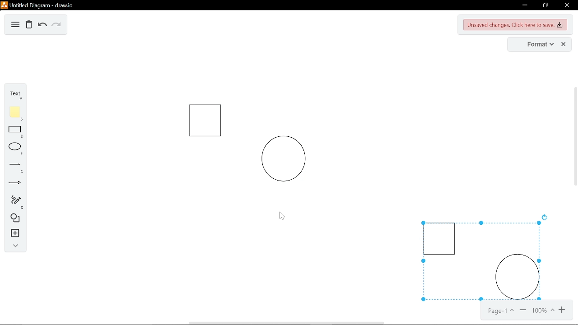 This screenshot has height=325, width=578. Describe the element at coordinates (545, 217) in the screenshot. I see `rotate diagram` at that location.